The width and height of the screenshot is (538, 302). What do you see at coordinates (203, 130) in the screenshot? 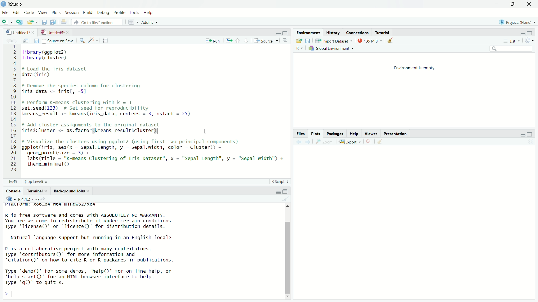
I see `cursor` at bounding box center [203, 130].